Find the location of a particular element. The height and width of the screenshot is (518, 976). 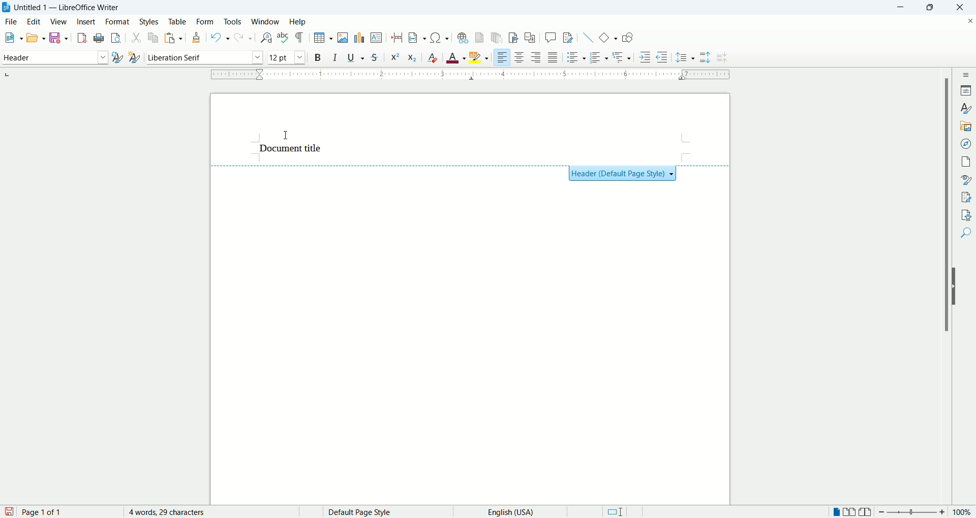

cursor is located at coordinates (286, 133).